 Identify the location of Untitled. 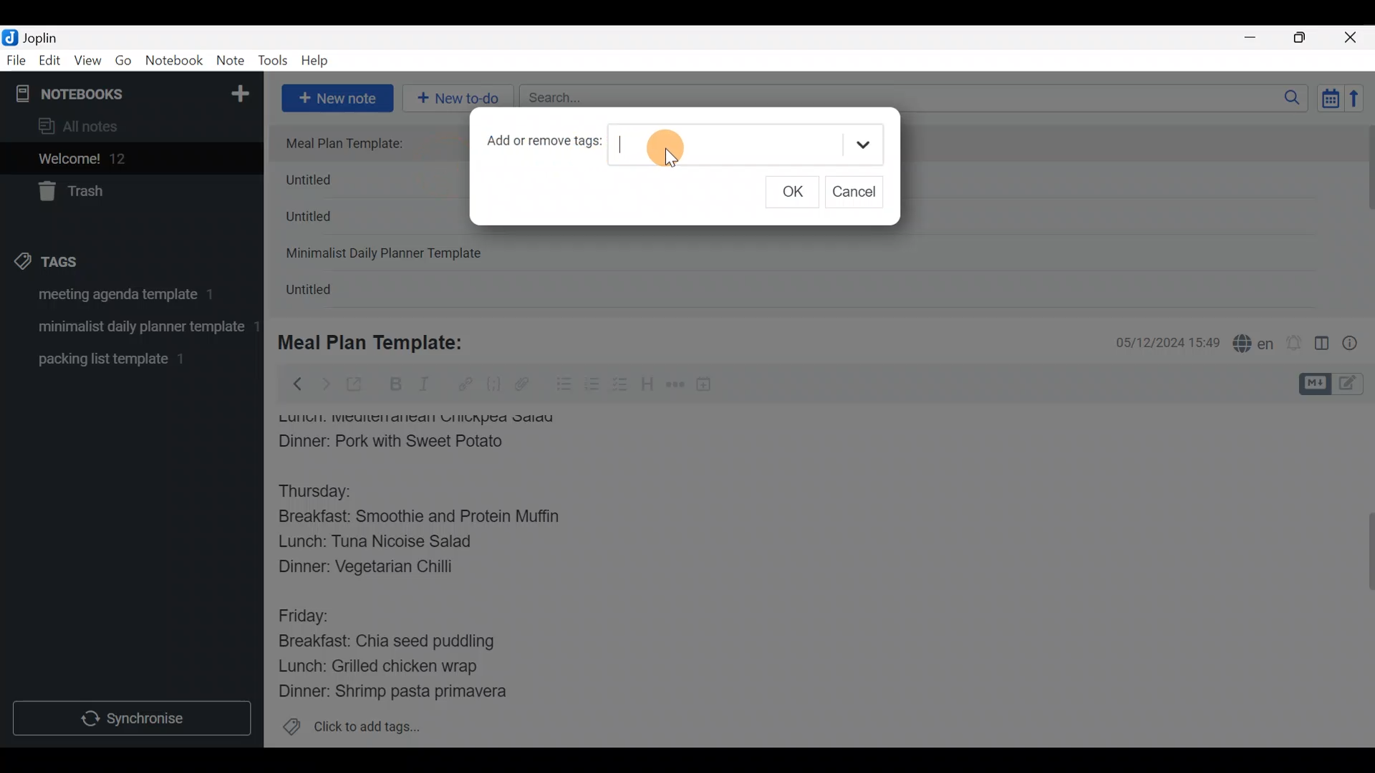
(328, 221).